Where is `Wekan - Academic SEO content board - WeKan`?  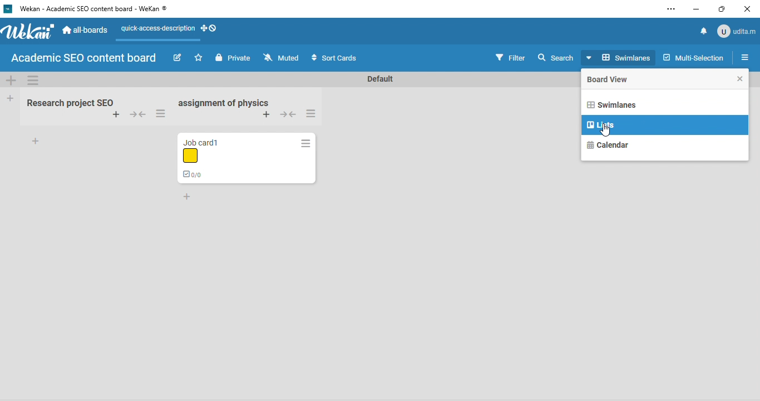 Wekan - Academic SEO content board - WeKan is located at coordinates (89, 9).